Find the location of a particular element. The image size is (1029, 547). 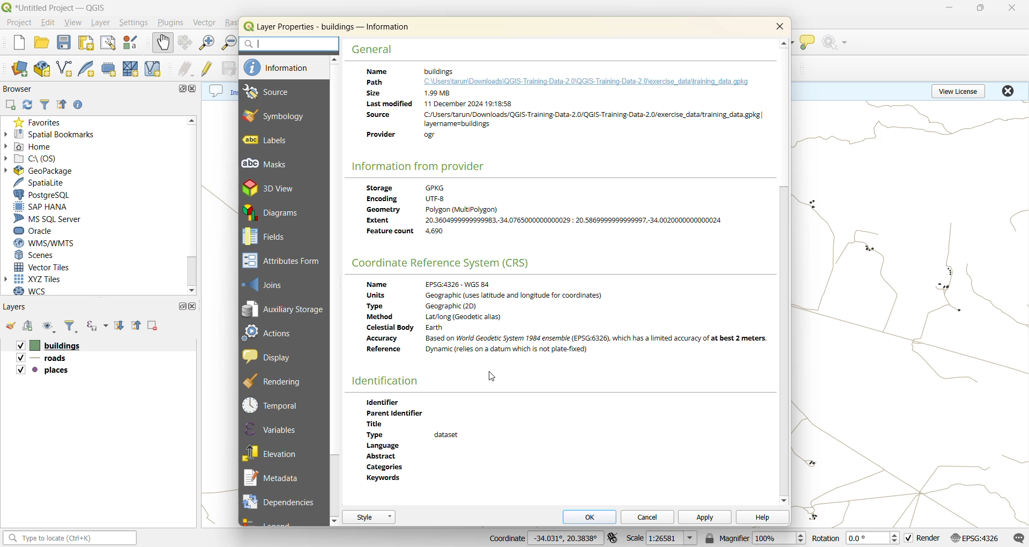

layer is located at coordinates (103, 23).